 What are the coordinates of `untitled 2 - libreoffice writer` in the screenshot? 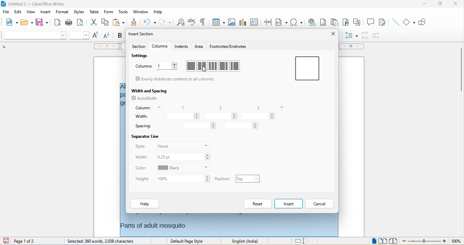 It's located at (34, 3).